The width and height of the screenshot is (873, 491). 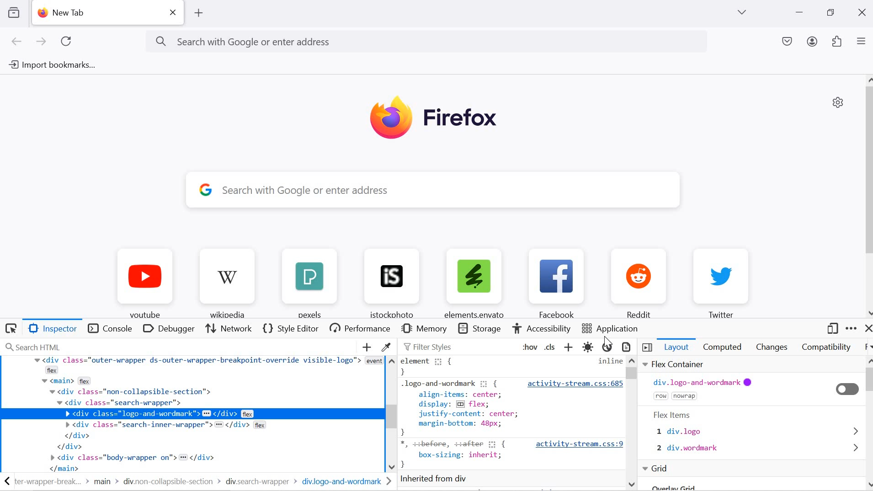 What do you see at coordinates (575, 445) in the screenshot?
I see `activity-stream.css:9` at bounding box center [575, 445].